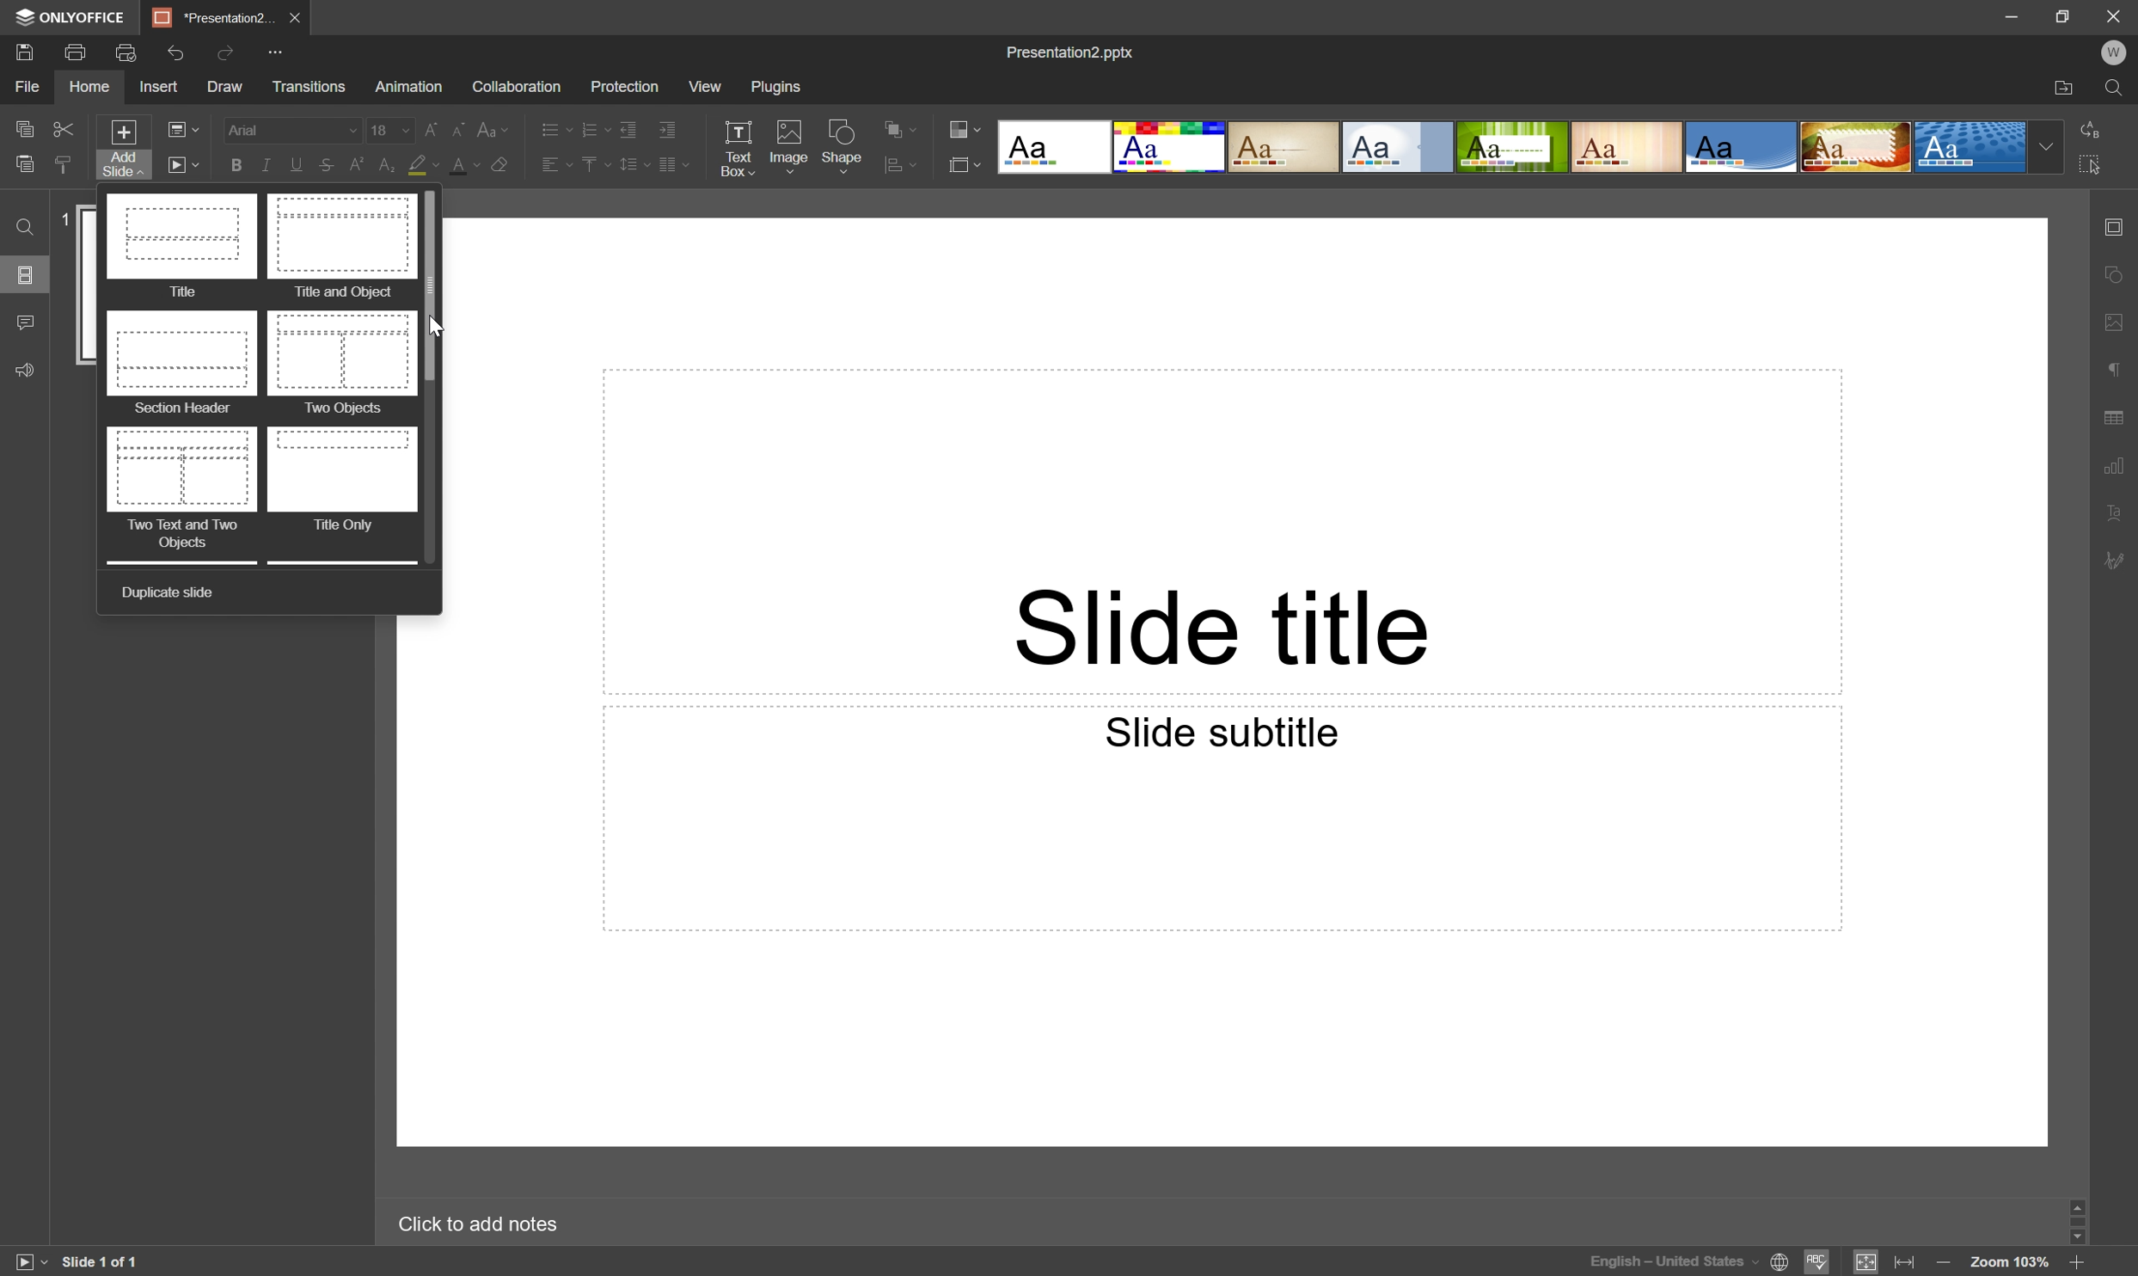  Describe the element at coordinates (211, 16) in the screenshot. I see `*Presentation2...` at that location.